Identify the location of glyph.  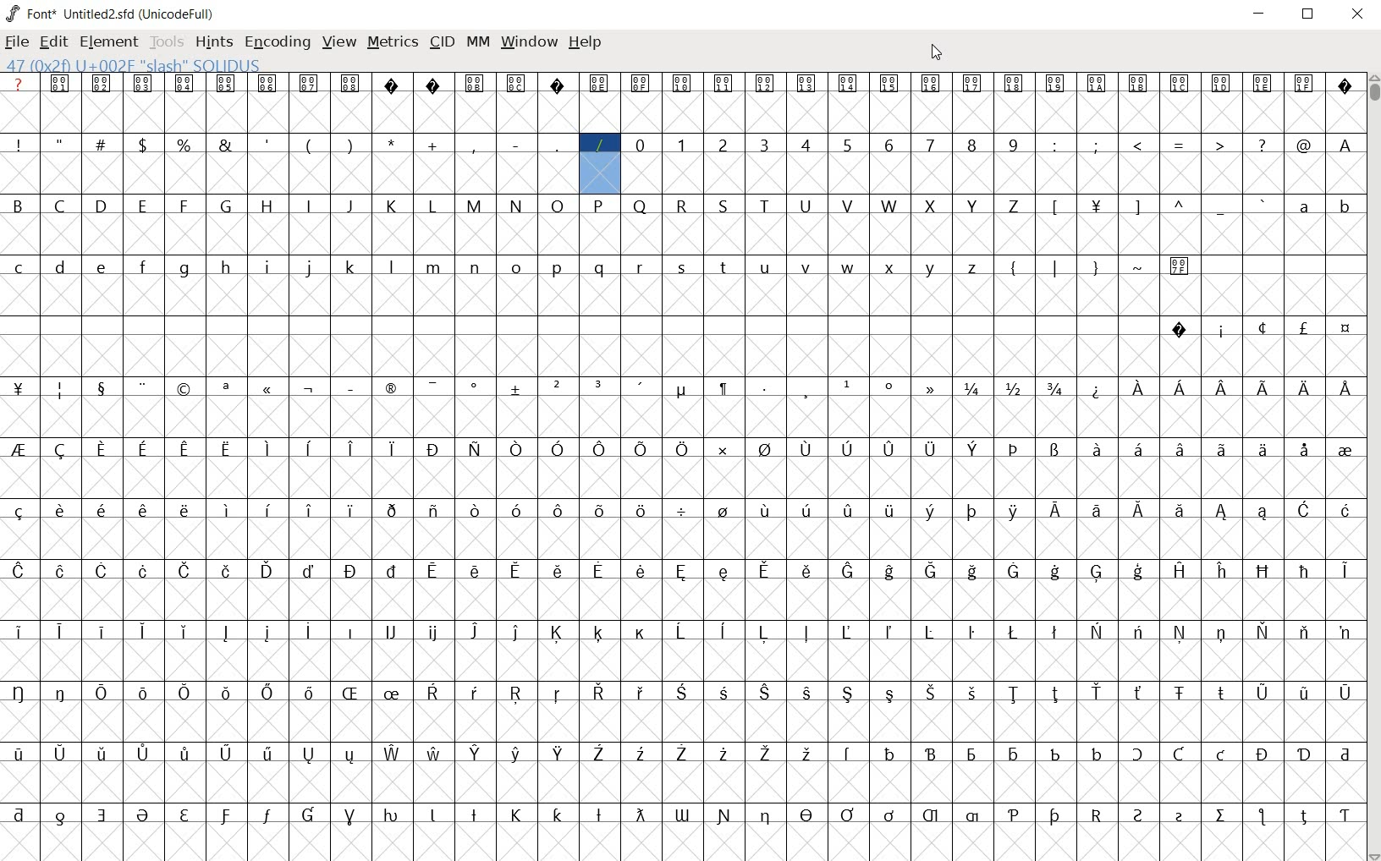
(59, 267).